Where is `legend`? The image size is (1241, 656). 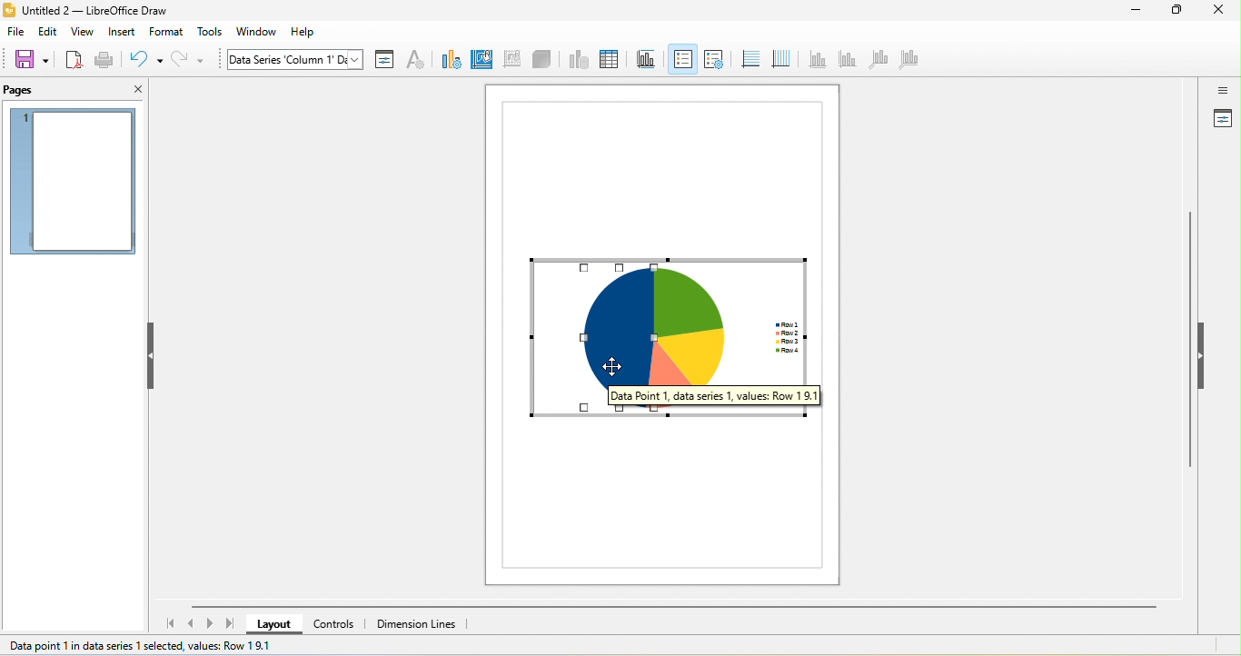
legend is located at coordinates (713, 58).